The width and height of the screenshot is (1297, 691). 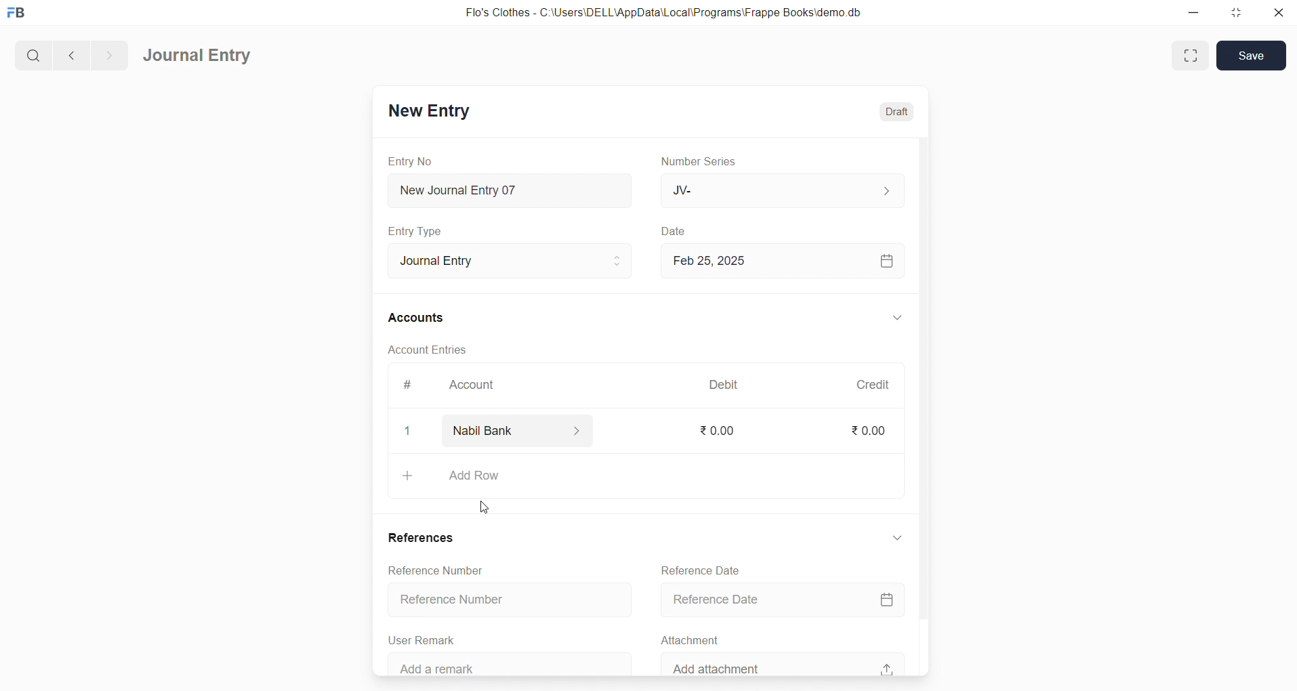 What do you see at coordinates (724, 383) in the screenshot?
I see `Debit` at bounding box center [724, 383].